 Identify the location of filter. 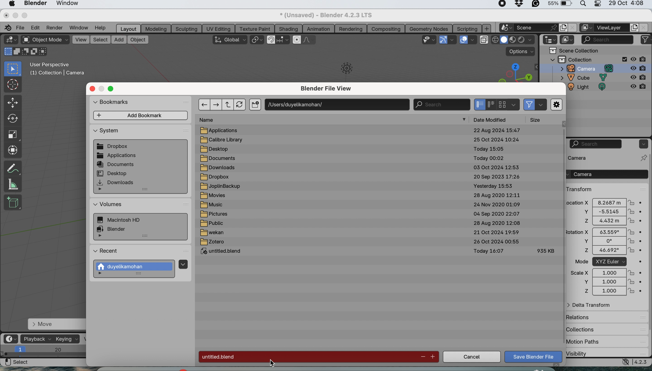
(530, 104).